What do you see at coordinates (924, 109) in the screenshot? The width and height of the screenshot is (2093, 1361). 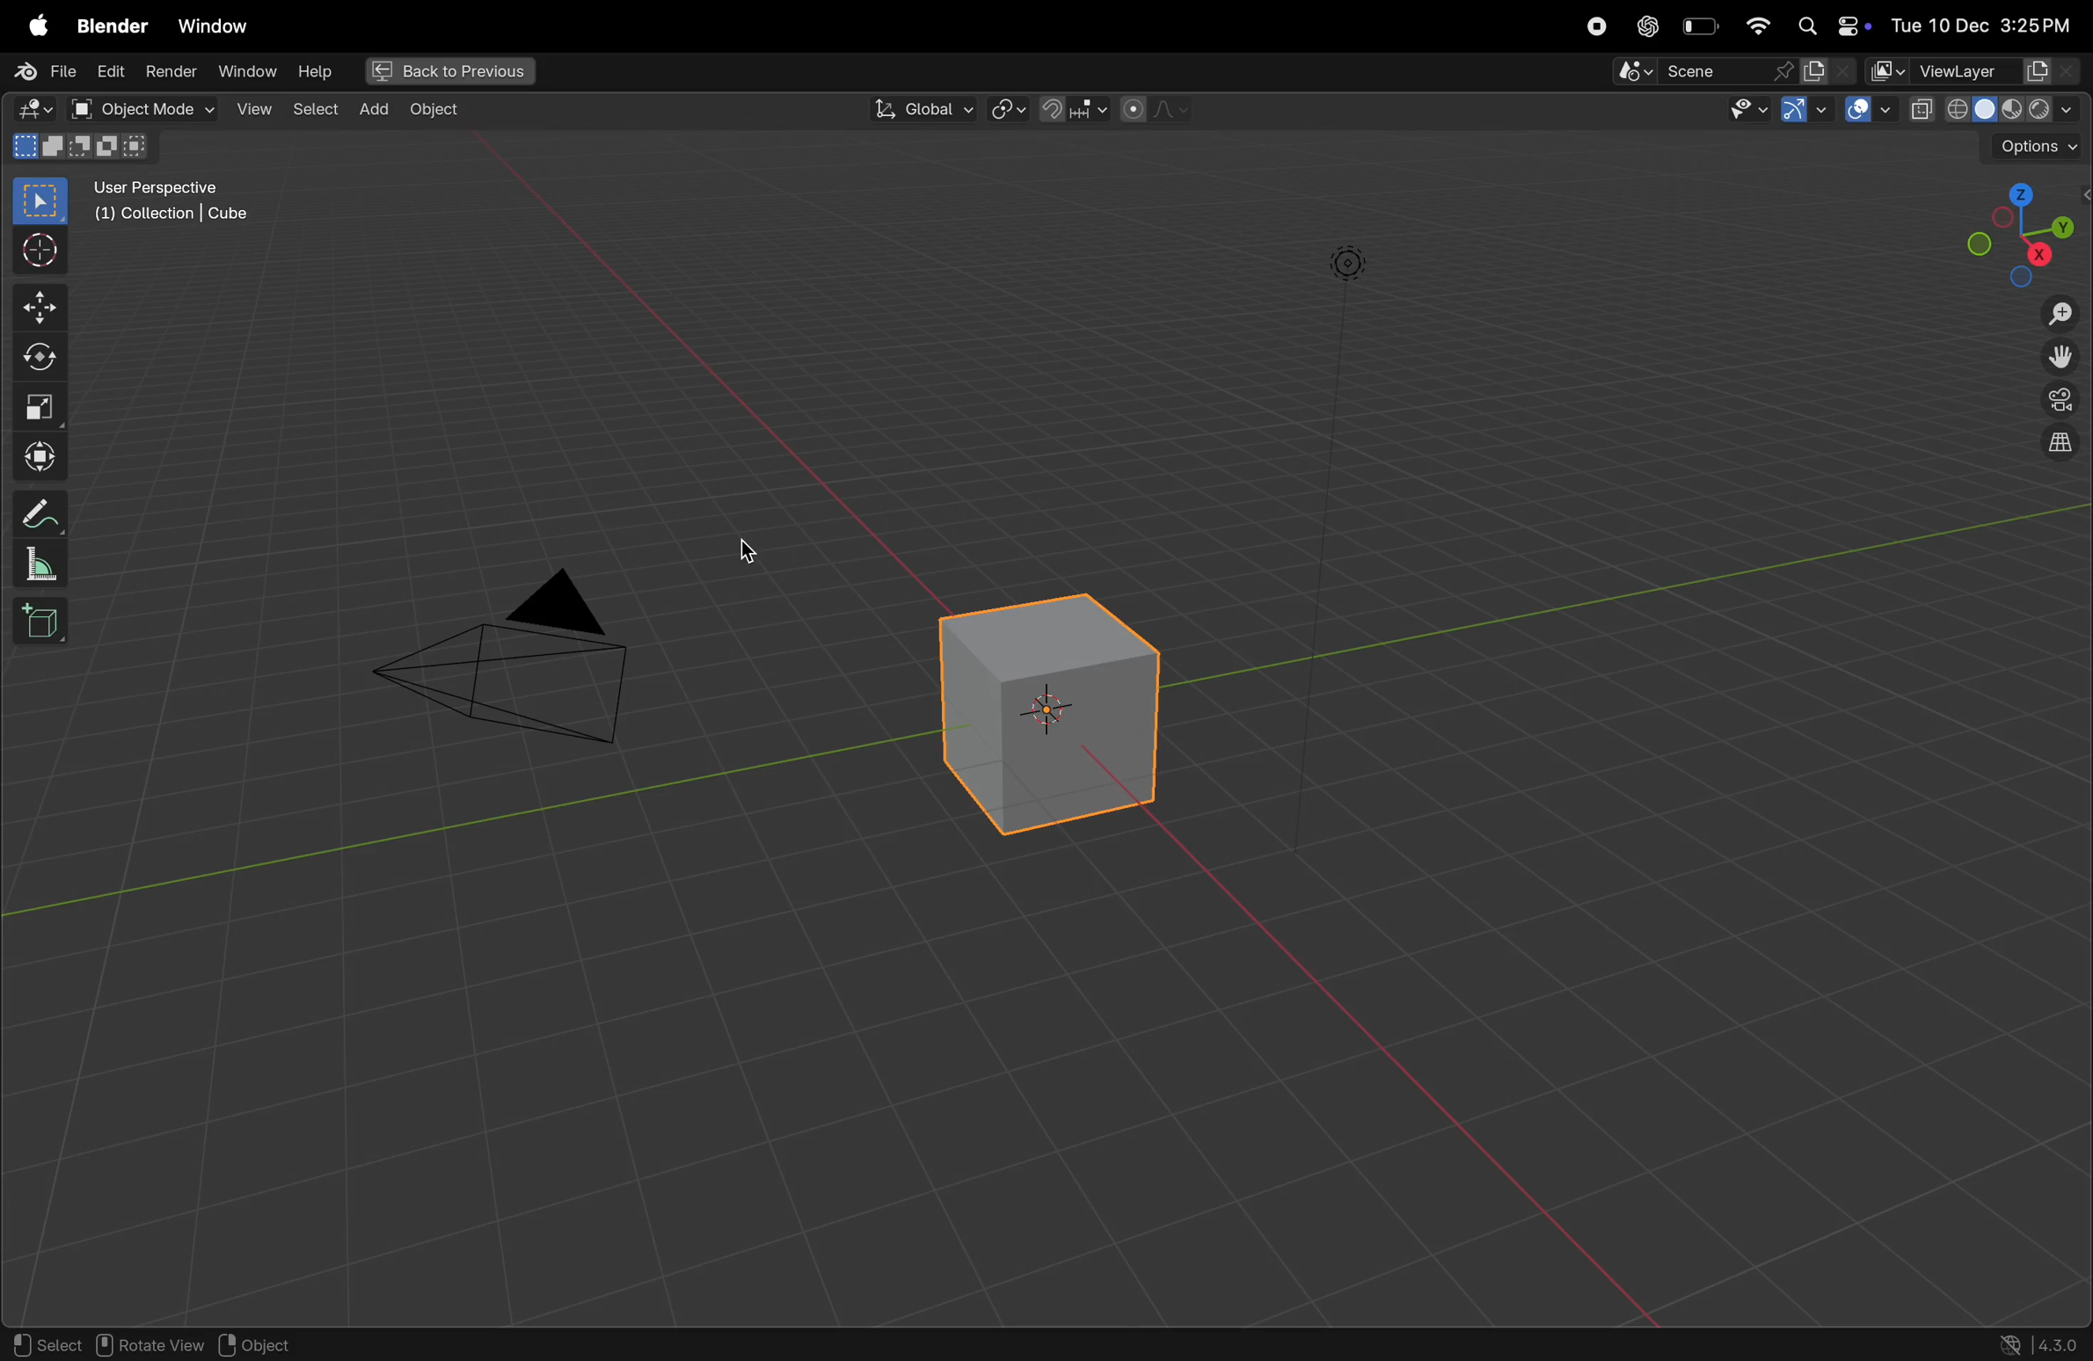 I see `Global` at bounding box center [924, 109].